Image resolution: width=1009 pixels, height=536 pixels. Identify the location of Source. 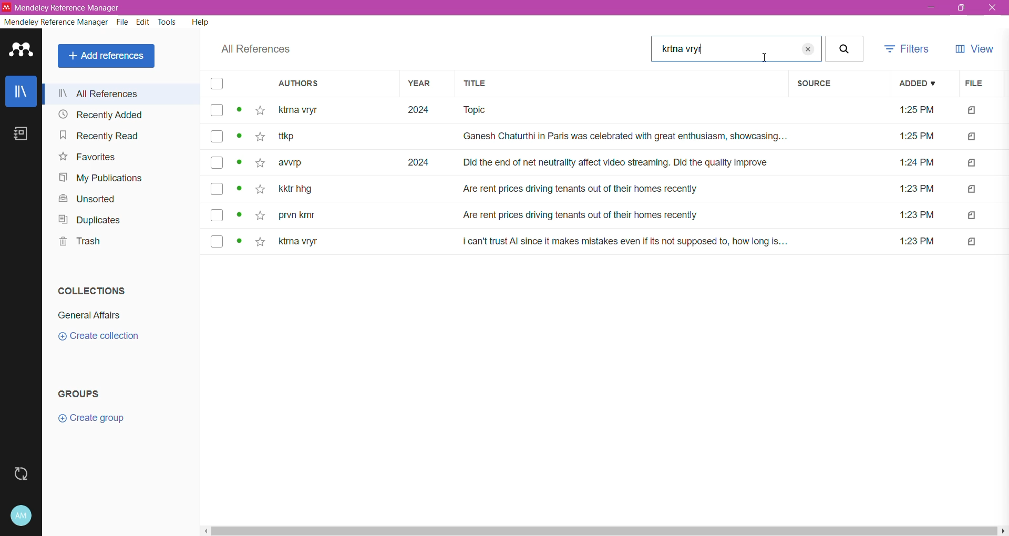
(837, 84).